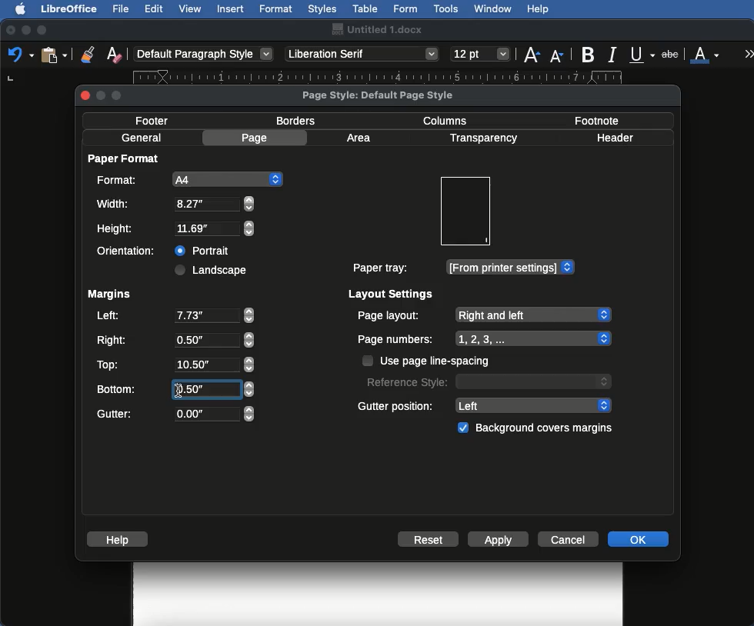 The width and height of the screenshot is (754, 626). I want to click on General, so click(142, 138).